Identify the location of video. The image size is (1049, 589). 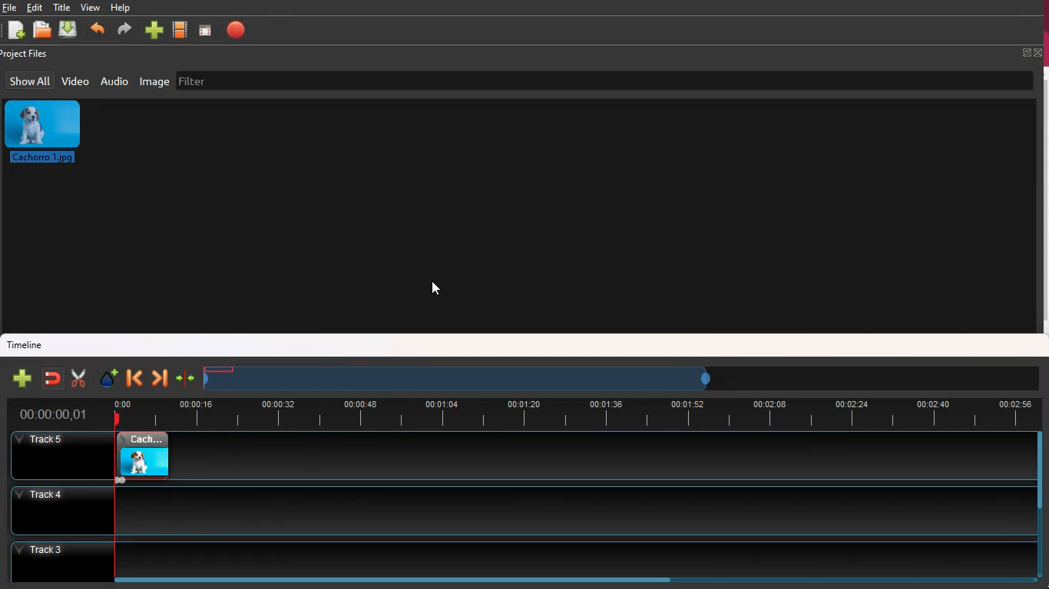
(76, 81).